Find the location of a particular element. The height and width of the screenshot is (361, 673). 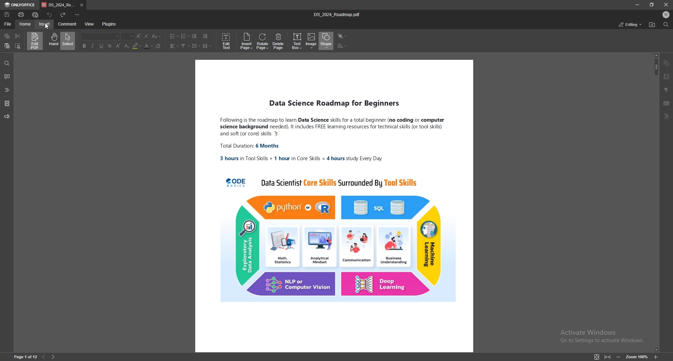

justify is located at coordinates (174, 46).